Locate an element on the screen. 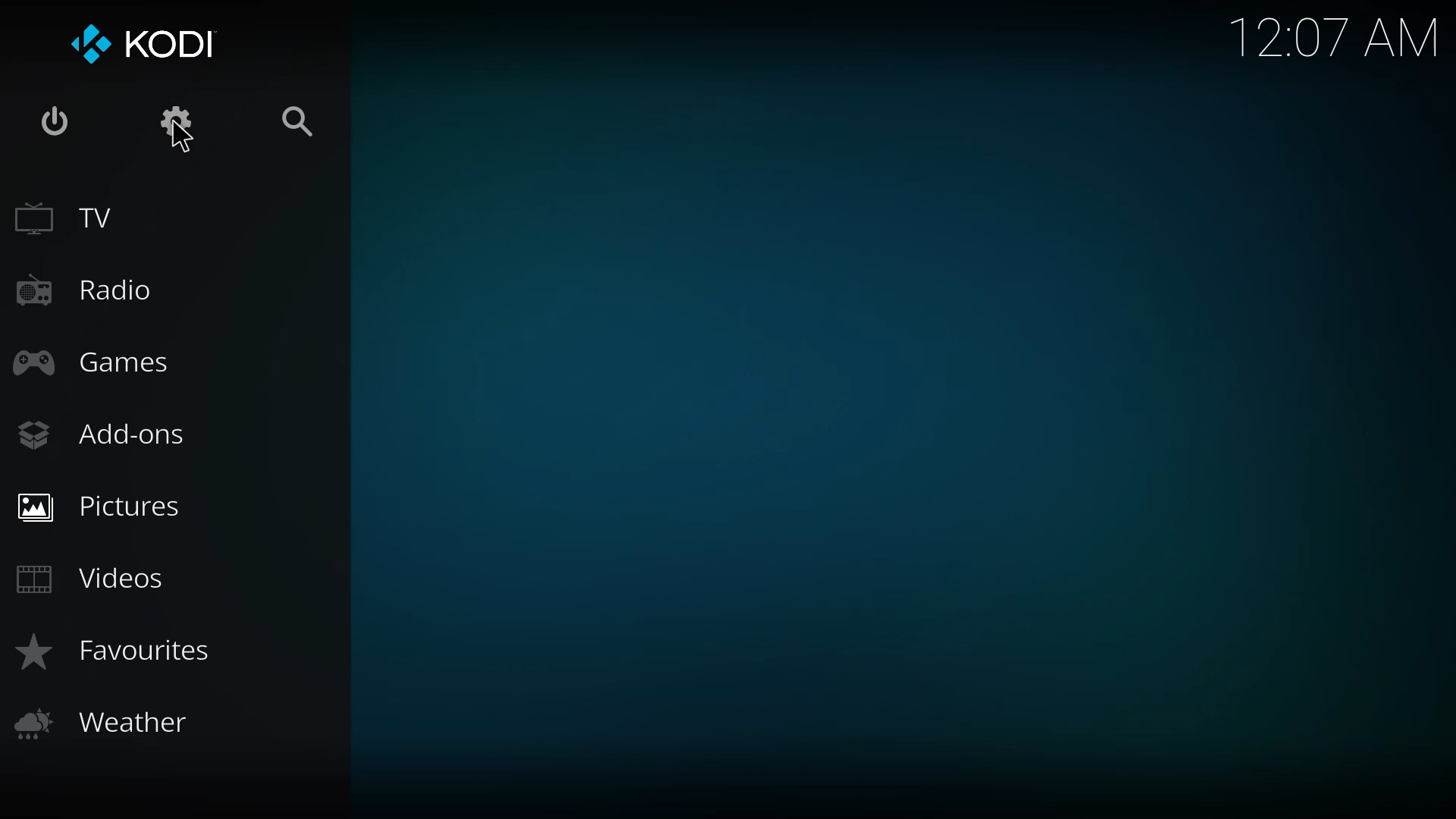 Image resolution: width=1456 pixels, height=819 pixels. pictures is located at coordinates (105, 504).